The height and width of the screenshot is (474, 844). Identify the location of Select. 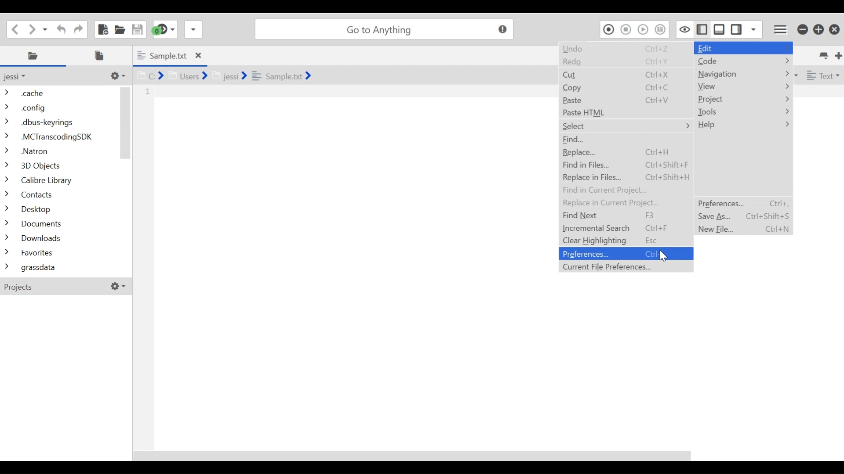
(626, 126).